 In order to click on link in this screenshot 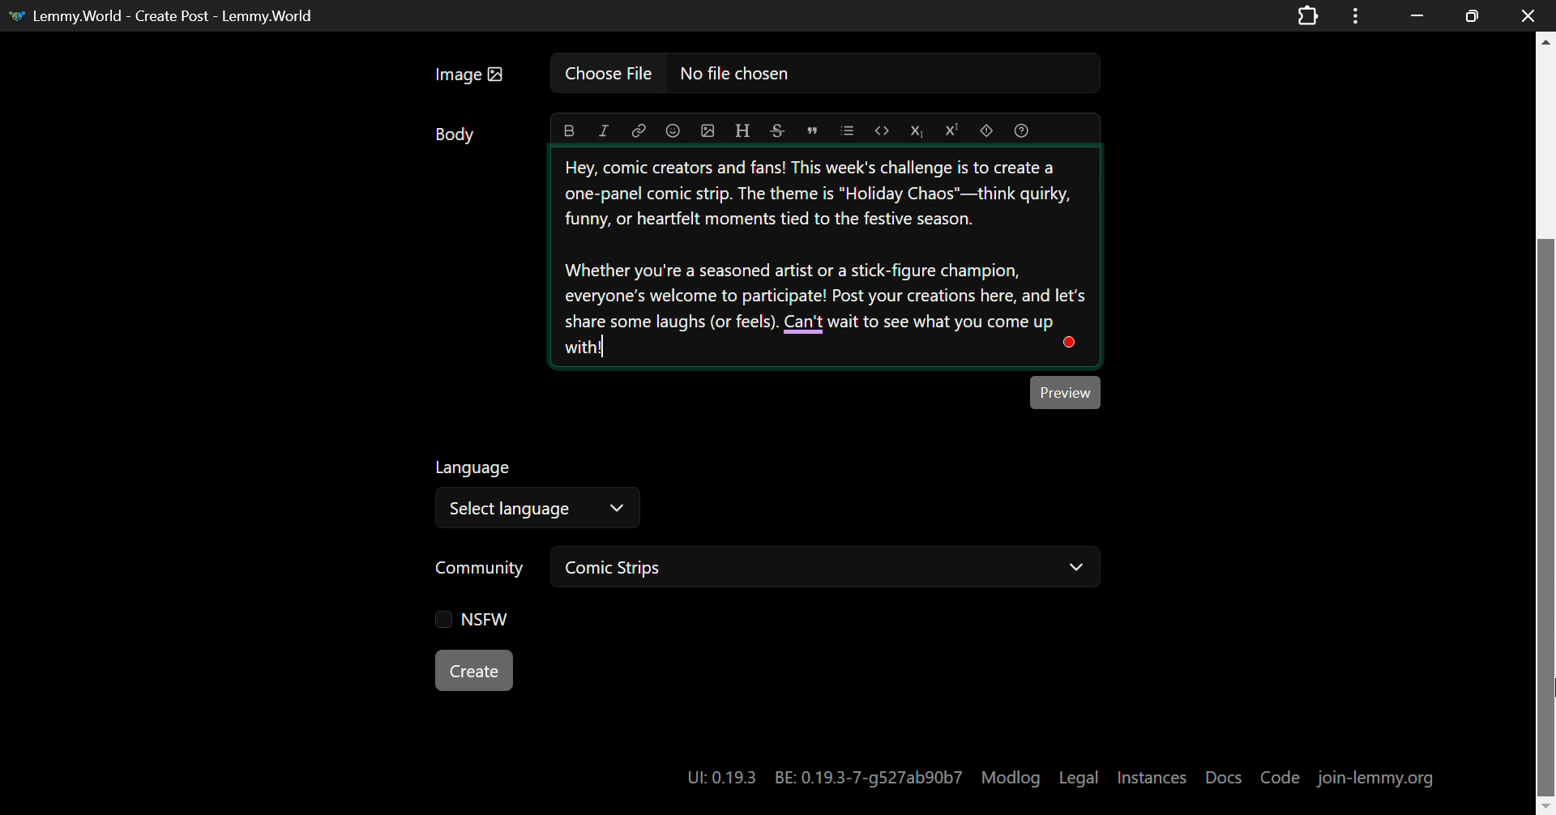, I will do `click(639, 131)`.